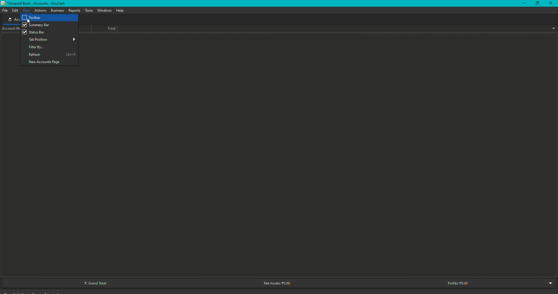  I want to click on Windows, so click(105, 10).